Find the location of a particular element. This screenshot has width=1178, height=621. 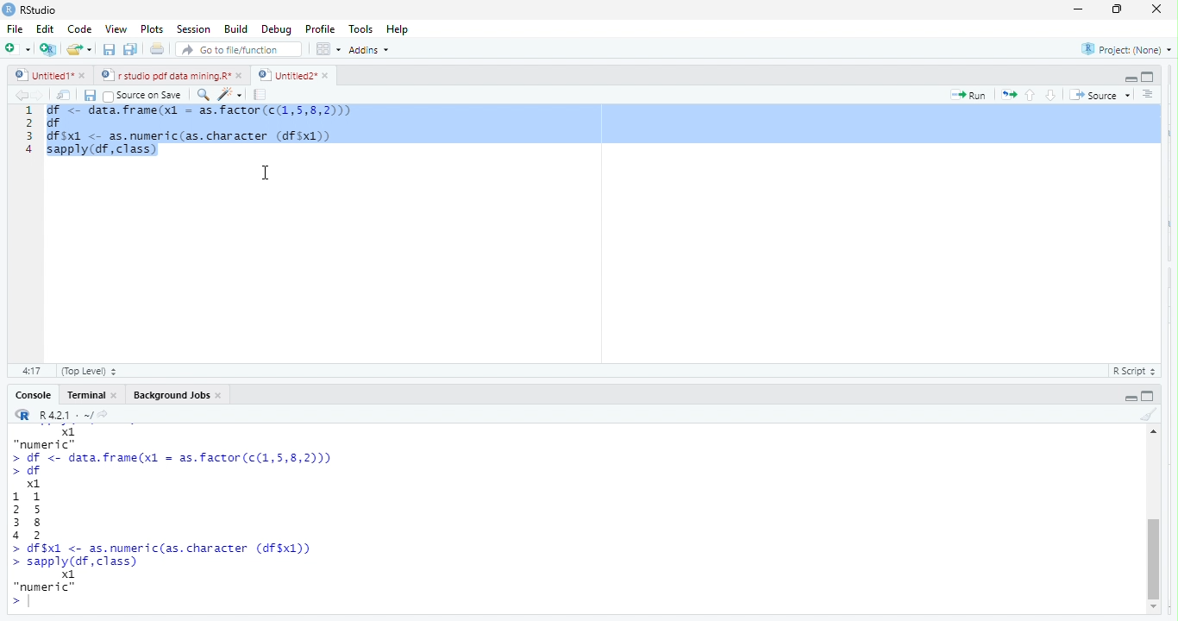

close is located at coordinates (87, 75).